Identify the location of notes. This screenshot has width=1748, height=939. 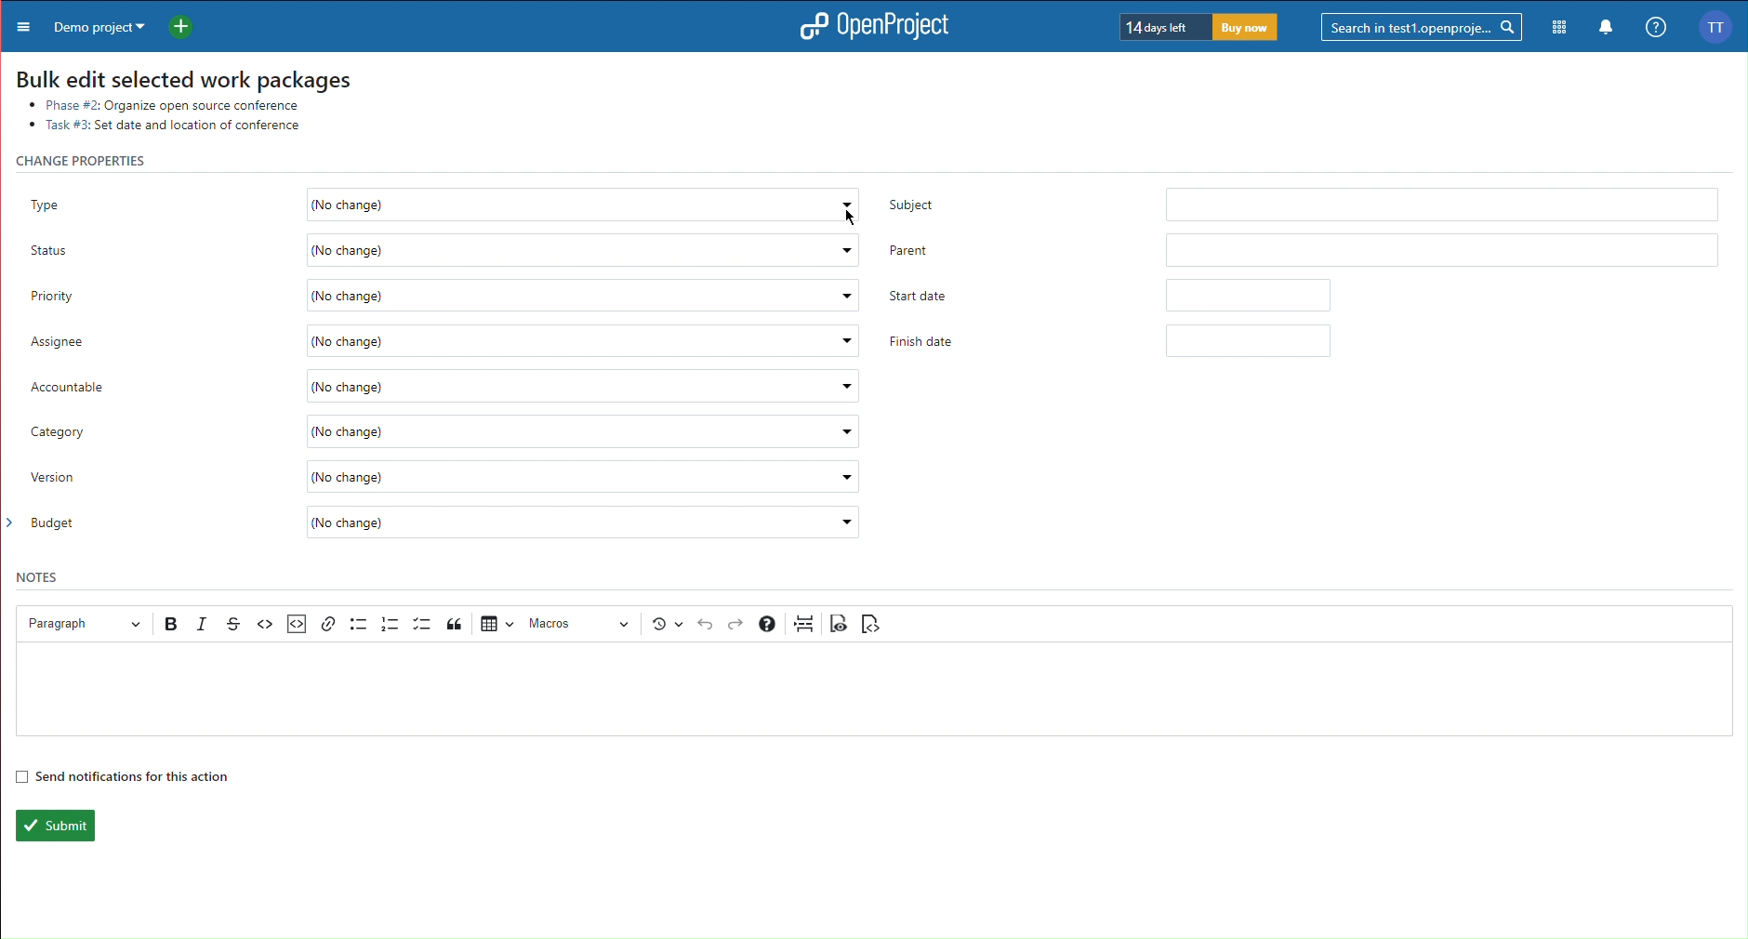
(41, 576).